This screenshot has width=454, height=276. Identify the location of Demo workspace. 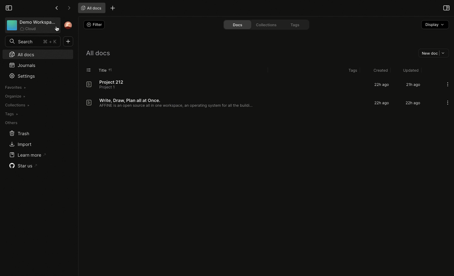
(31, 26).